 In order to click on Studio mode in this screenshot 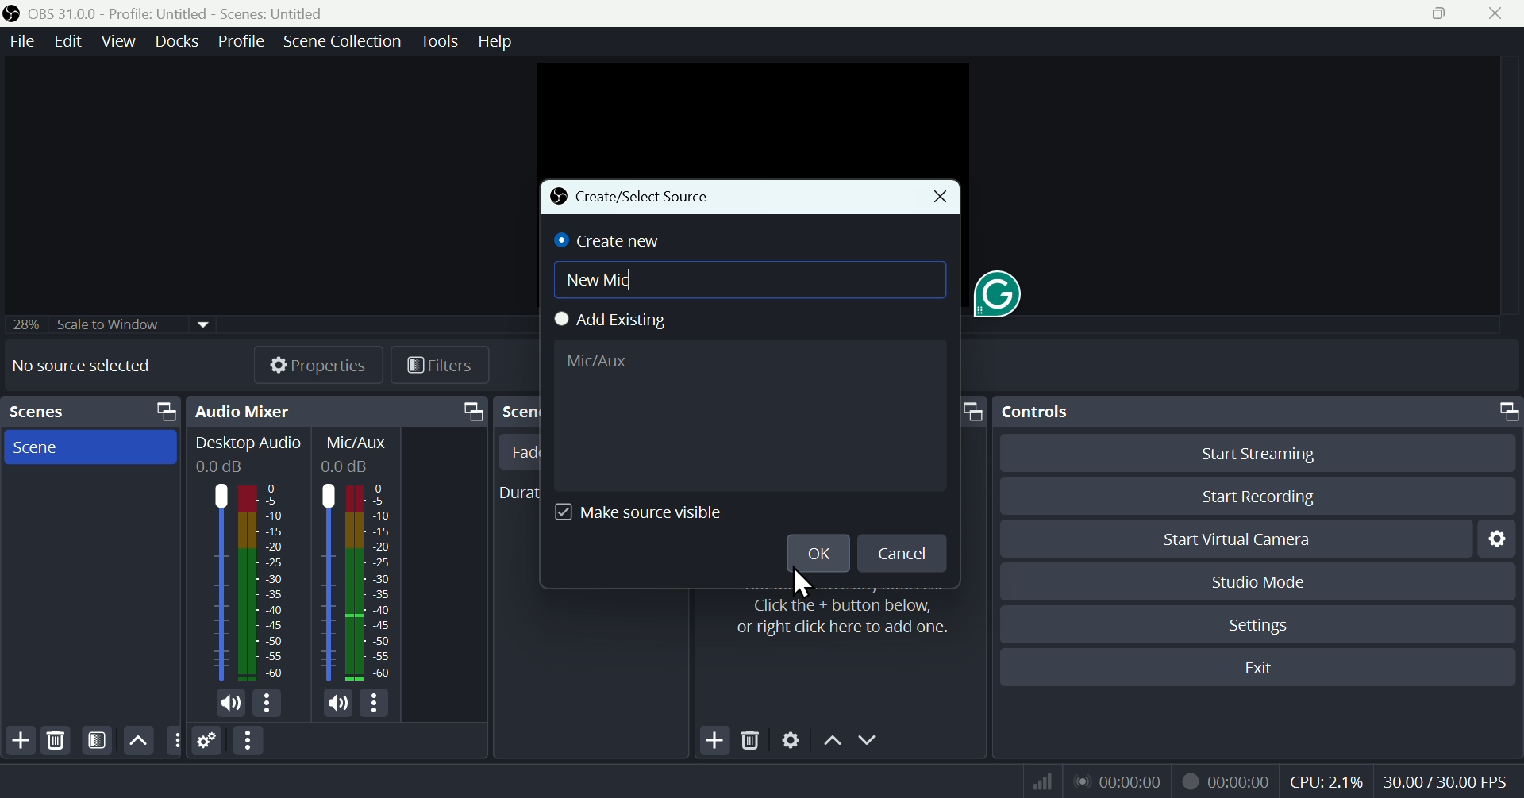, I will do `click(1260, 581)`.